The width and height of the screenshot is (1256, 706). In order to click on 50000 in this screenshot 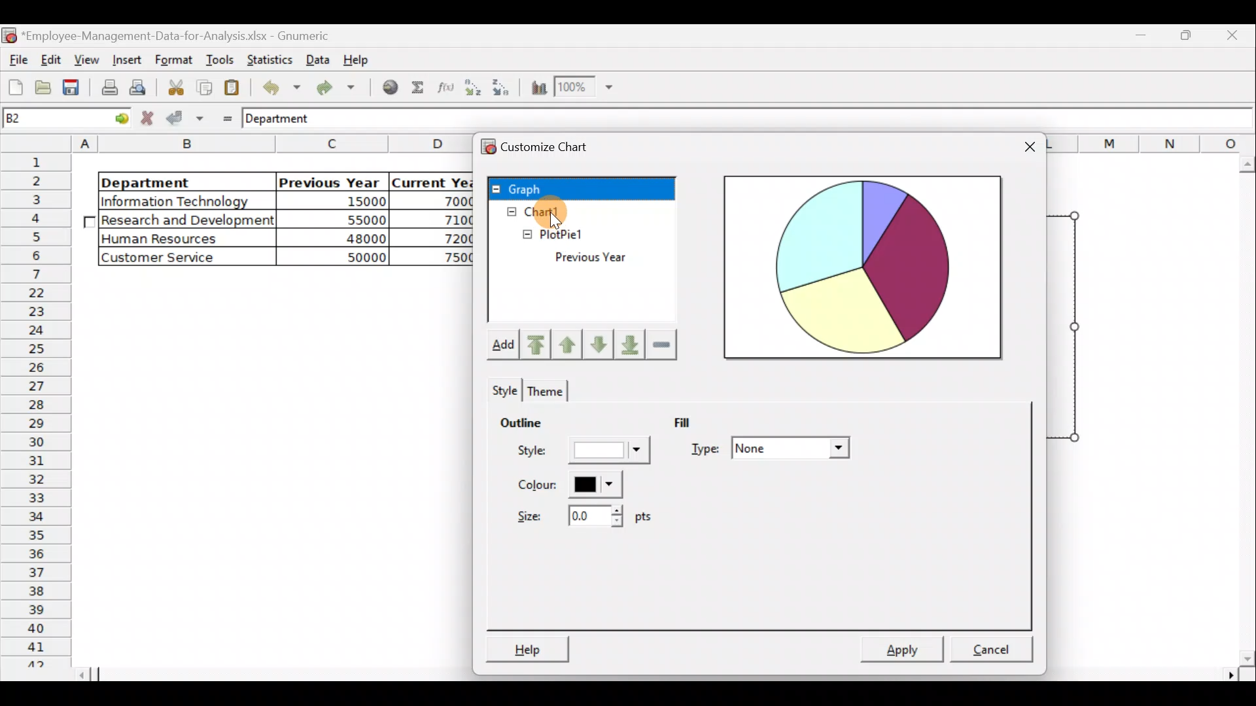, I will do `click(347, 256)`.